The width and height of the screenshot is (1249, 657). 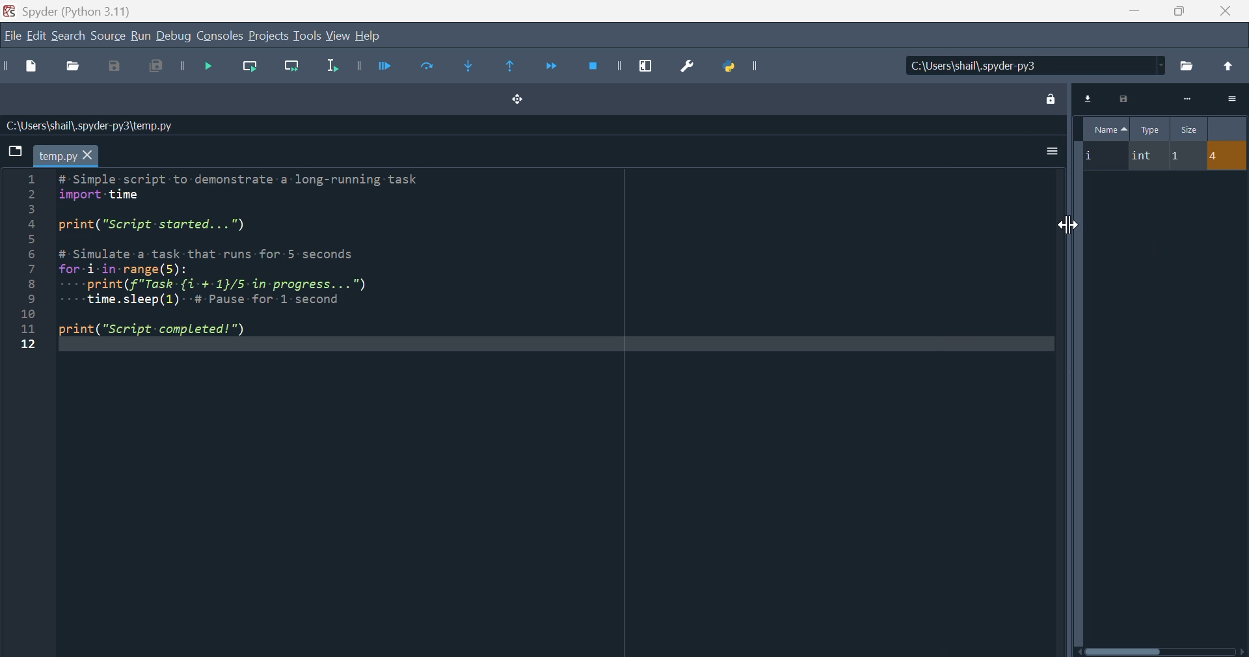 I want to click on 1, so click(x=1183, y=156).